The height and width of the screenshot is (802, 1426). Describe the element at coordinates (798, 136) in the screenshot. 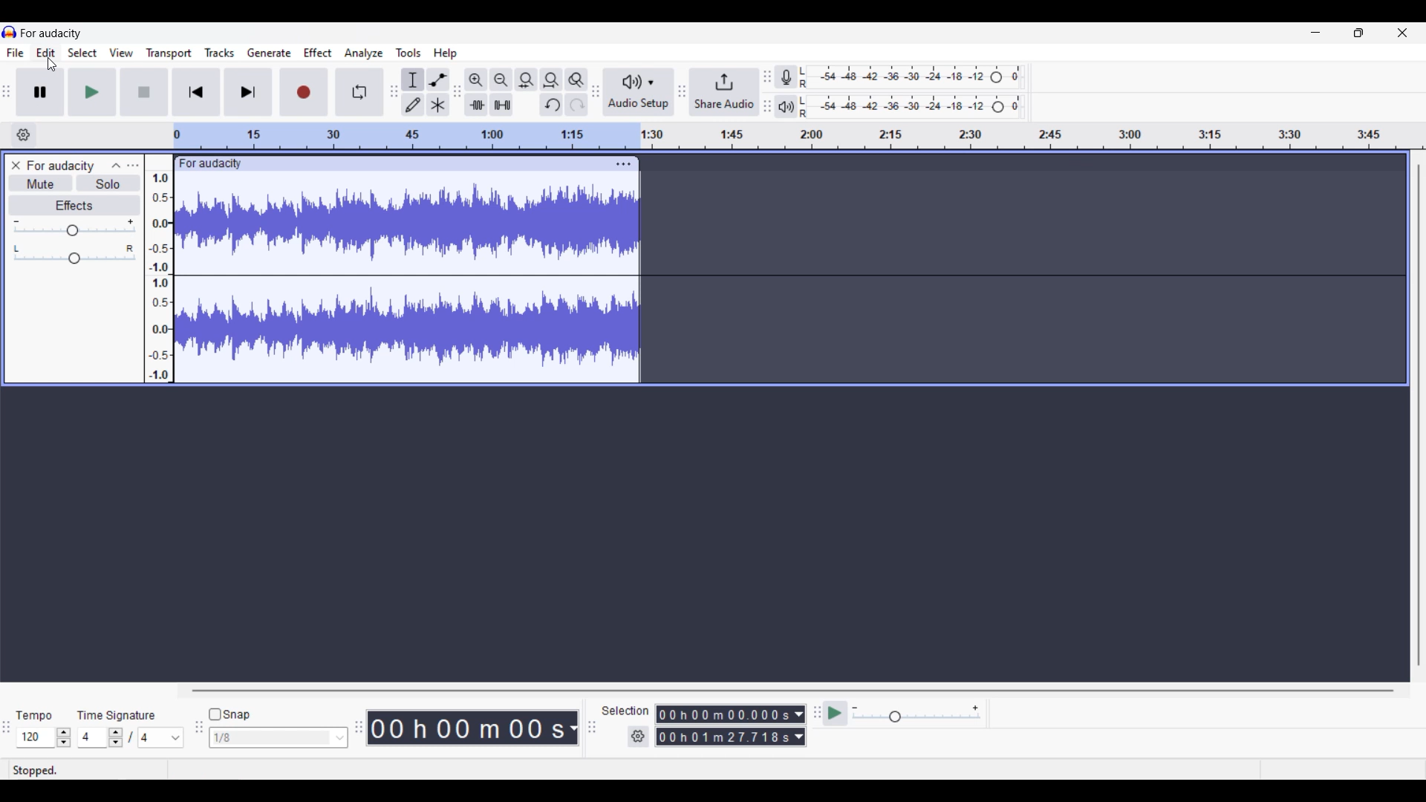

I see `Scale to measure length of track` at that location.